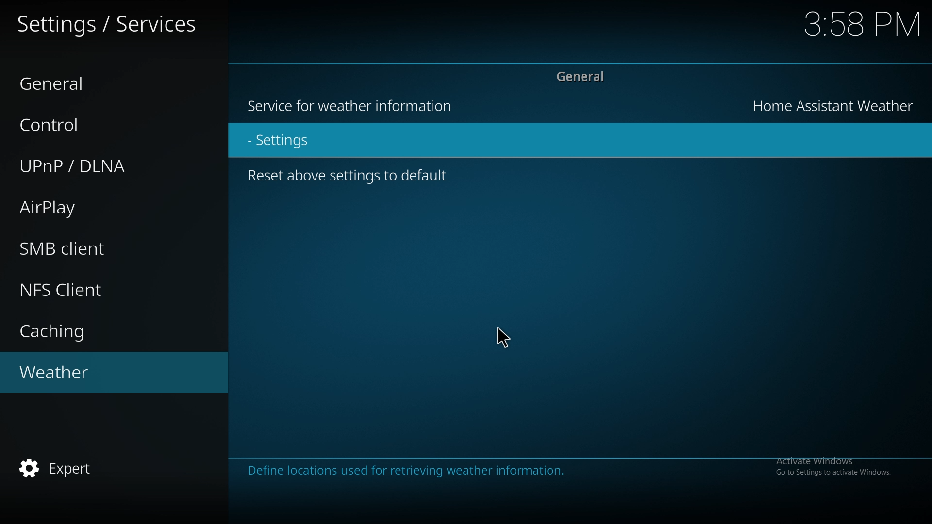 The width and height of the screenshot is (932, 524). I want to click on Time, so click(863, 22).